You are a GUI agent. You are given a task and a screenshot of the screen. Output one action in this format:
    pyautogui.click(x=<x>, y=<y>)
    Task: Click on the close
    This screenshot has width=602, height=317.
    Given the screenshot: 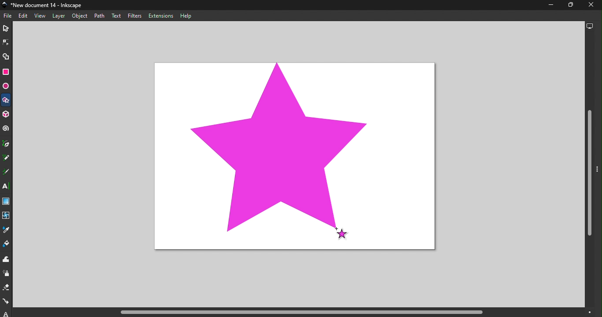 What is the action you would take?
    pyautogui.click(x=589, y=5)
    